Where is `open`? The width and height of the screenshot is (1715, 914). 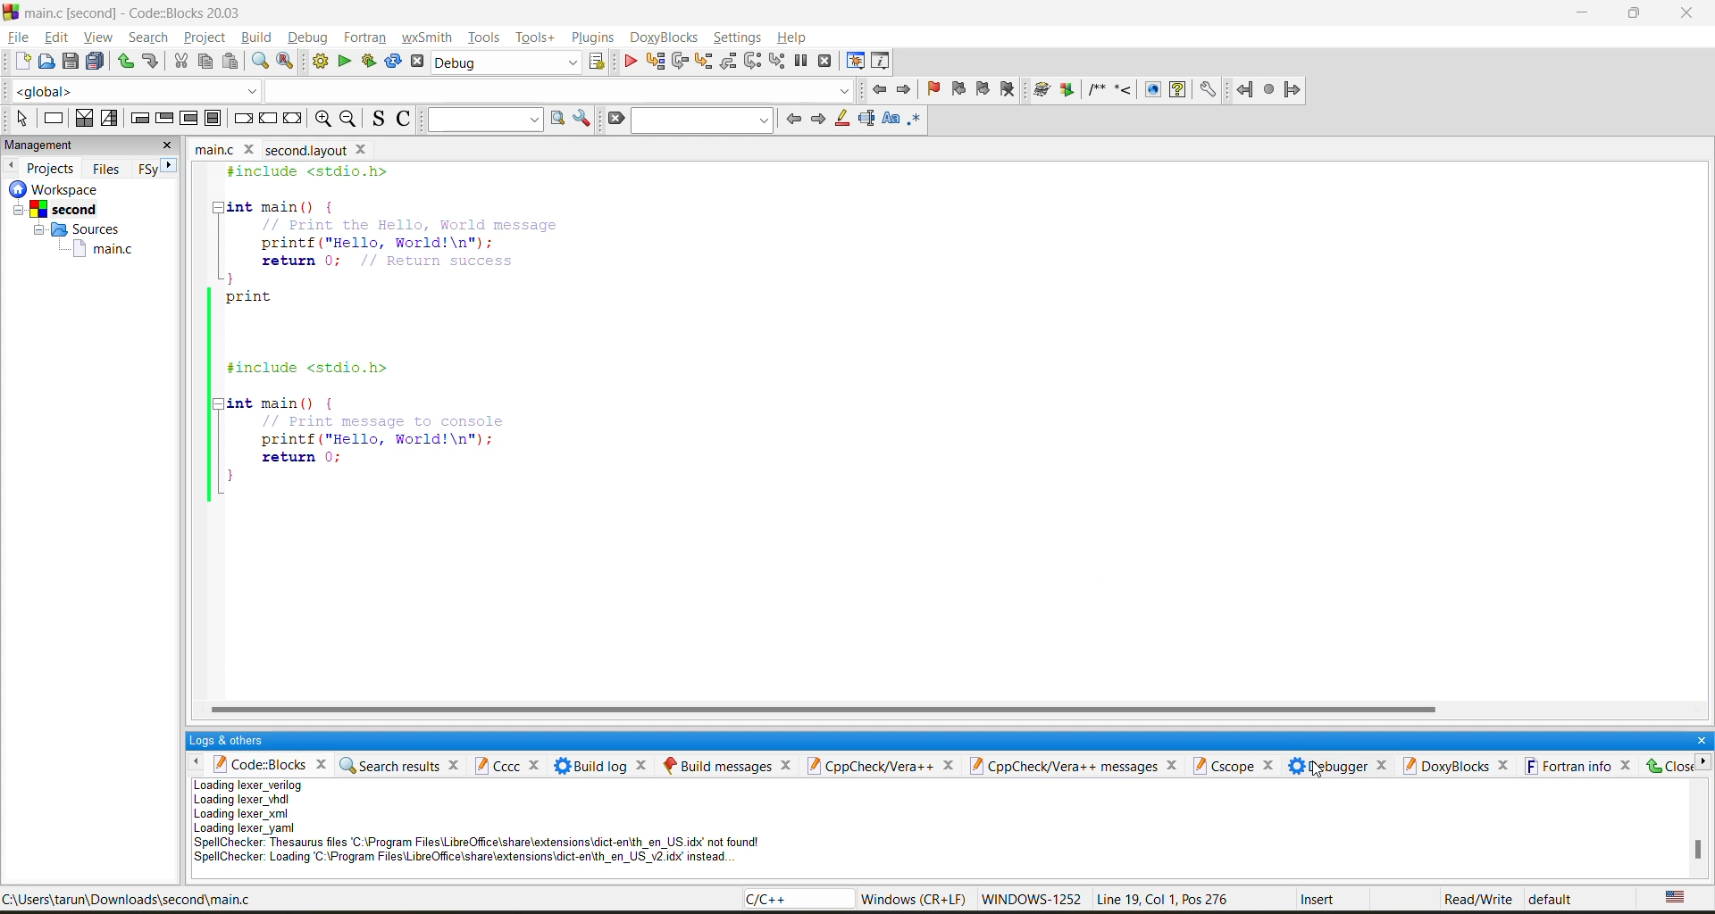
open is located at coordinates (46, 61).